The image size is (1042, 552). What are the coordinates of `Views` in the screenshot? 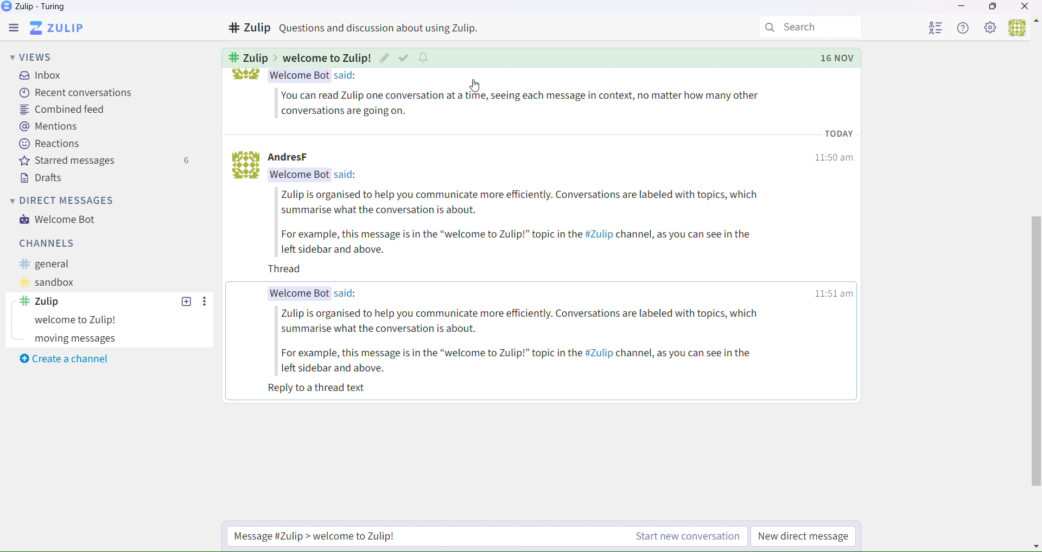 It's located at (33, 56).